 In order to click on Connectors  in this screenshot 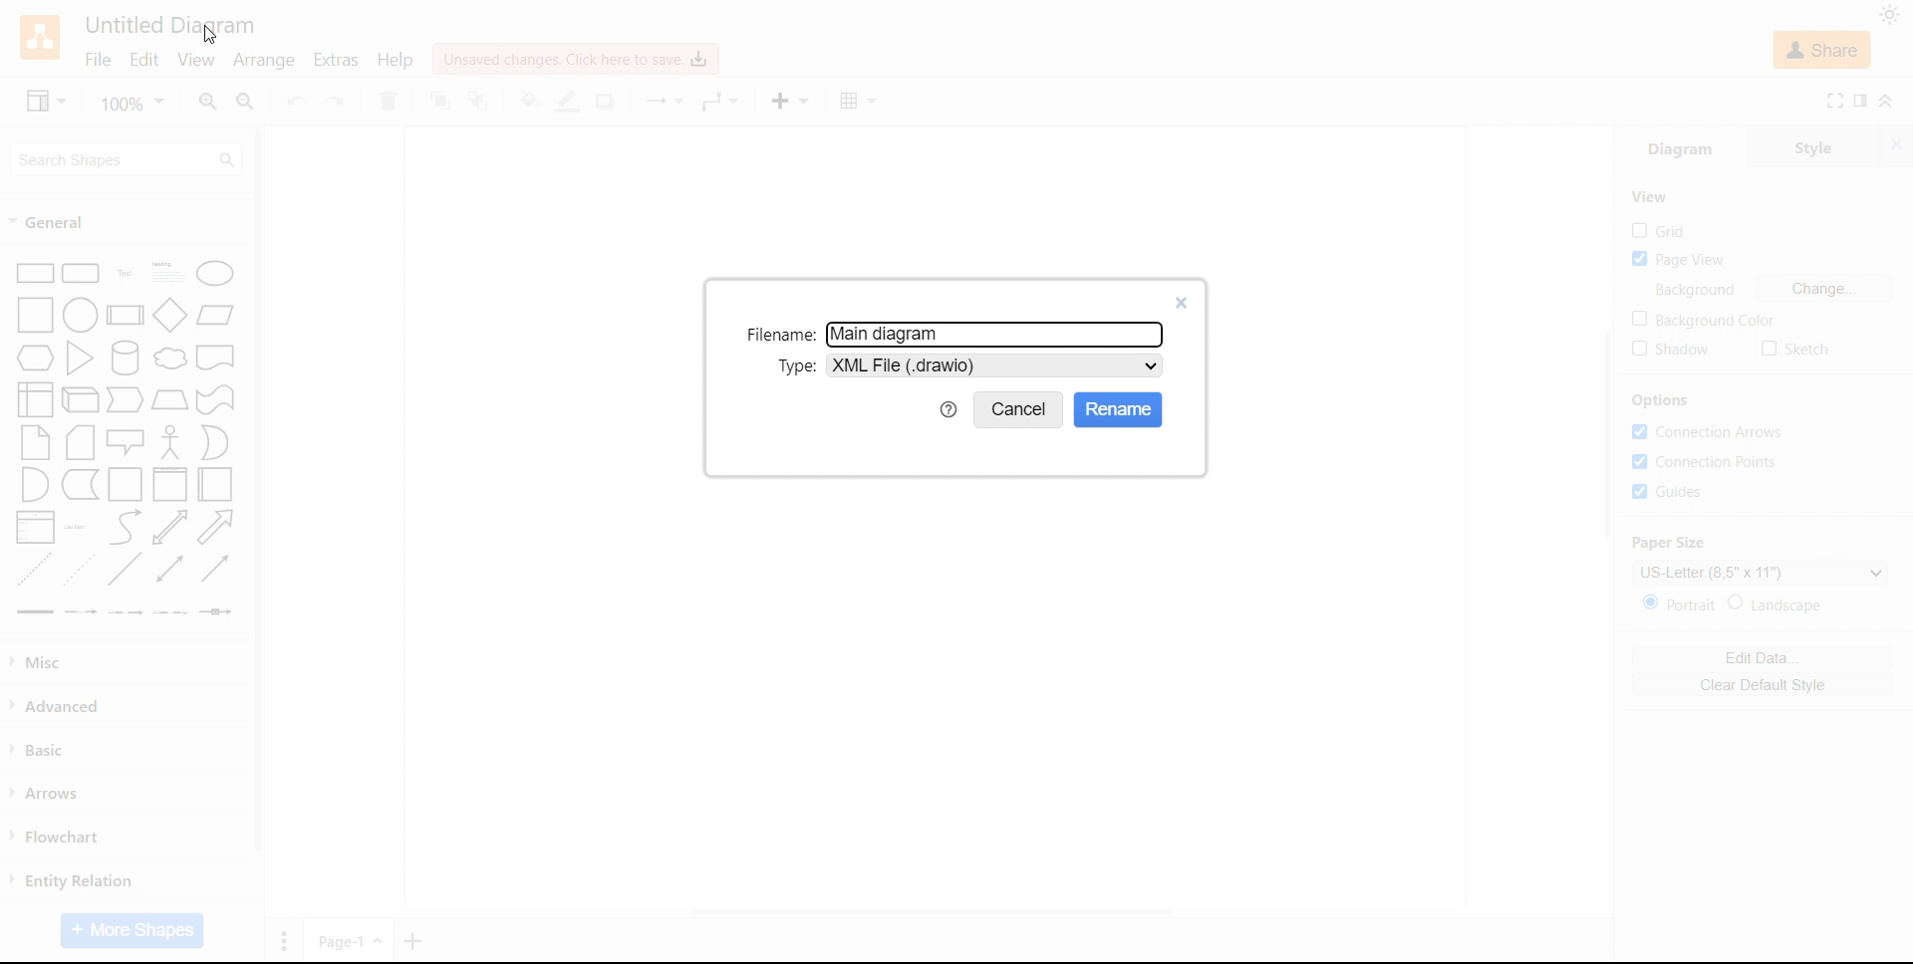, I will do `click(662, 103)`.